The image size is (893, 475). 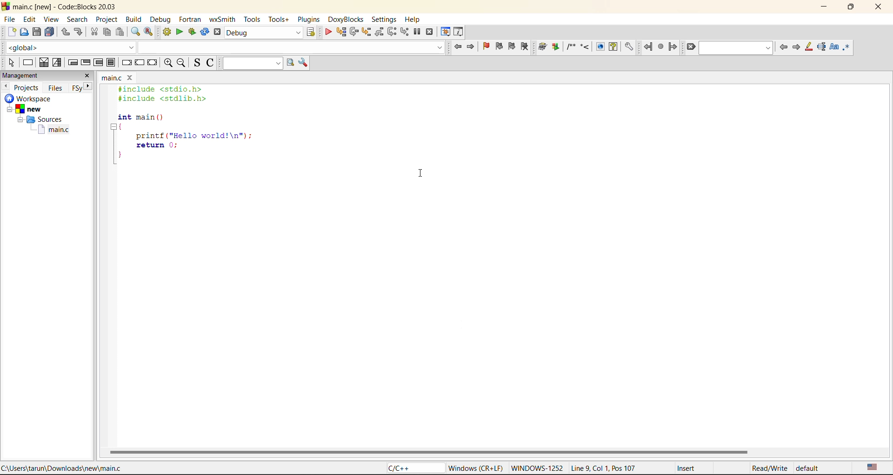 What do you see at coordinates (472, 47) in the screenshot?
I see `jump forward` at bounding box center [472, 47].